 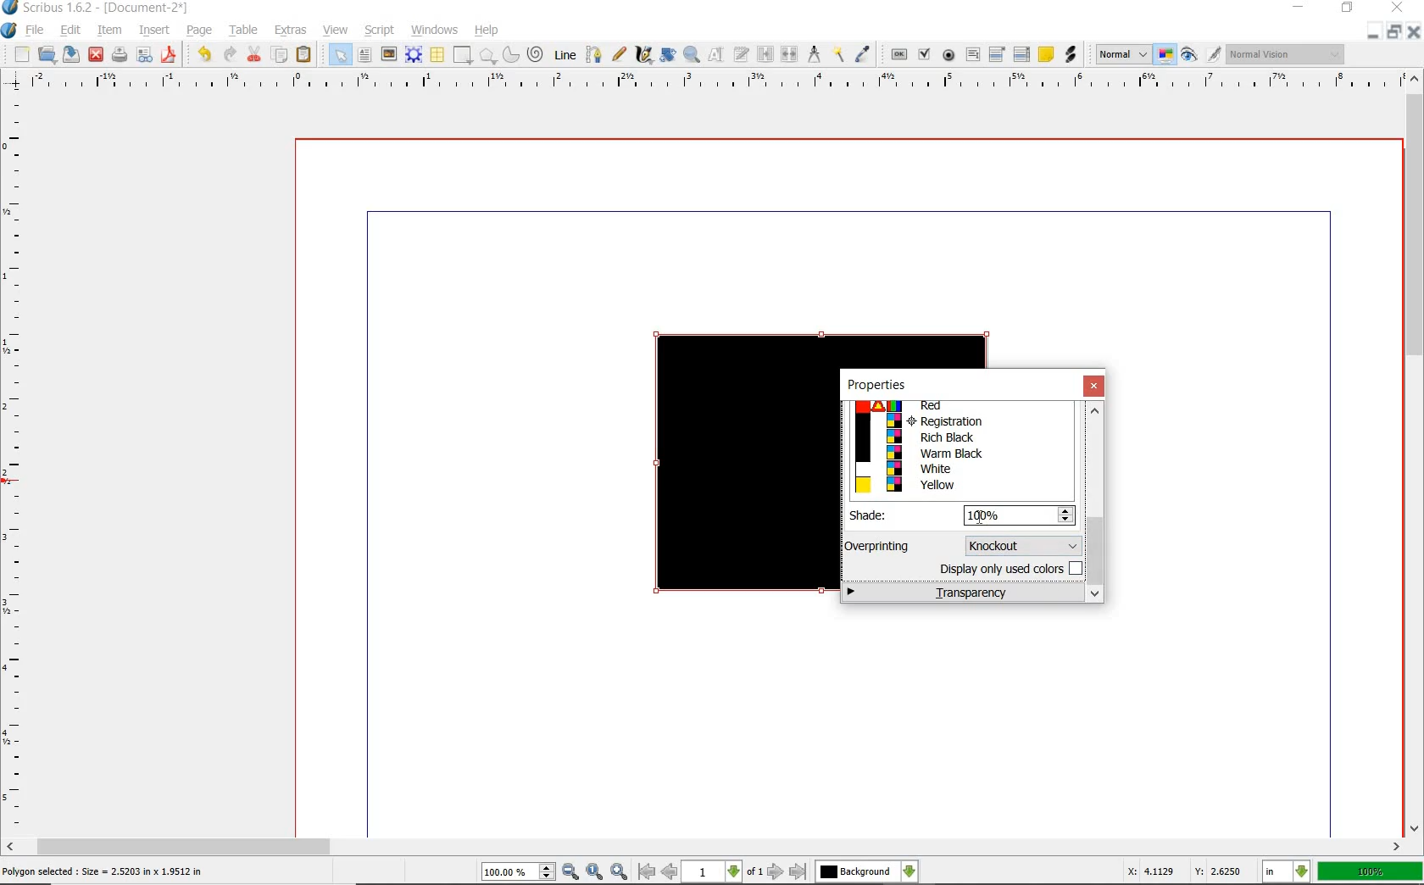 What do you see at coordinates (1095, 387) in the screenshot?
I see `close` at bounding box center [1095, 387].